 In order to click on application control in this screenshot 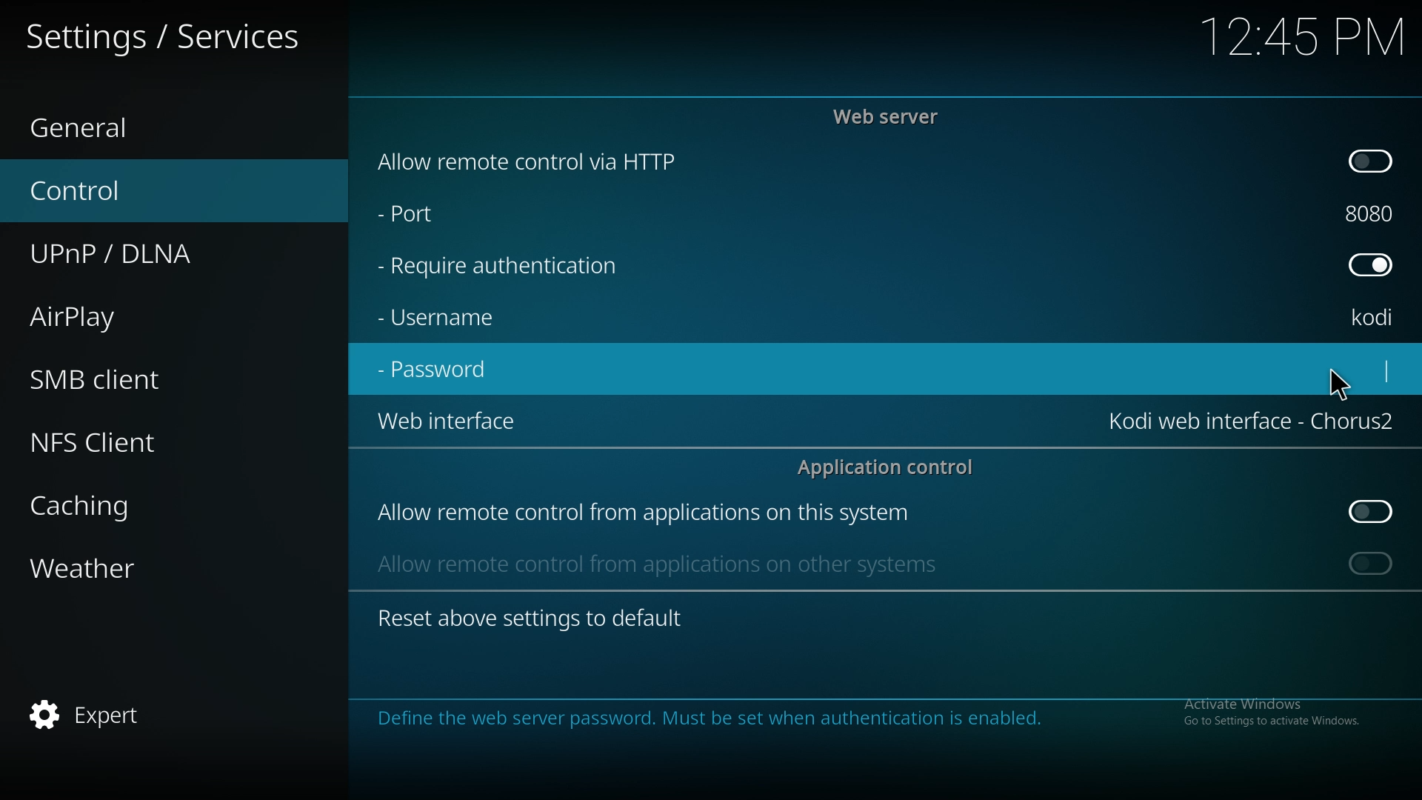, I will do `click(893, 467)`.